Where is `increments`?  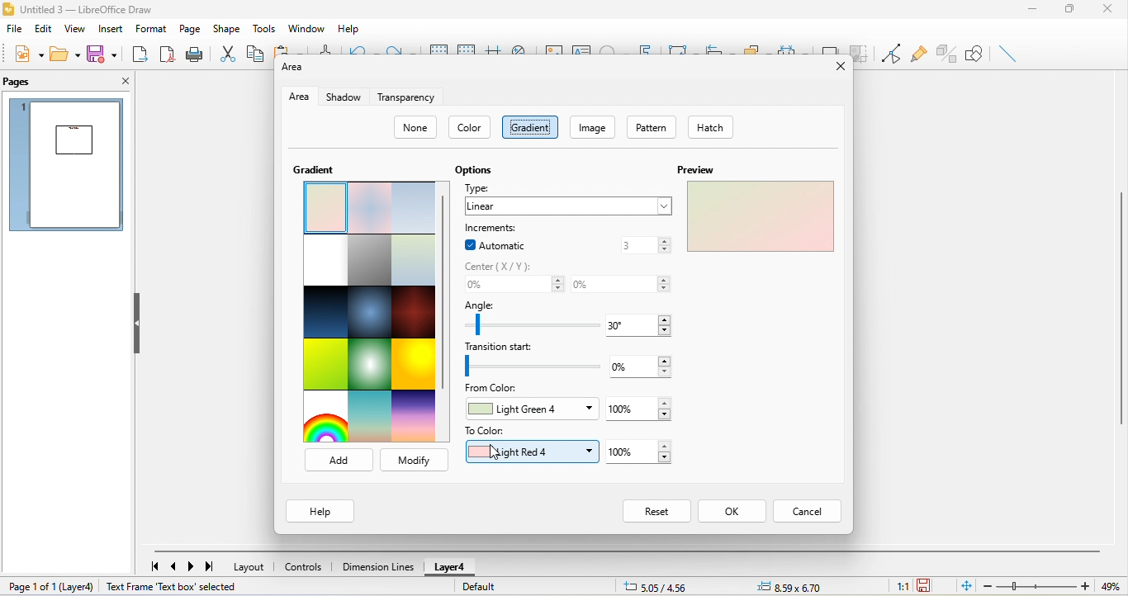
increments is located at coordinates (492, 228).